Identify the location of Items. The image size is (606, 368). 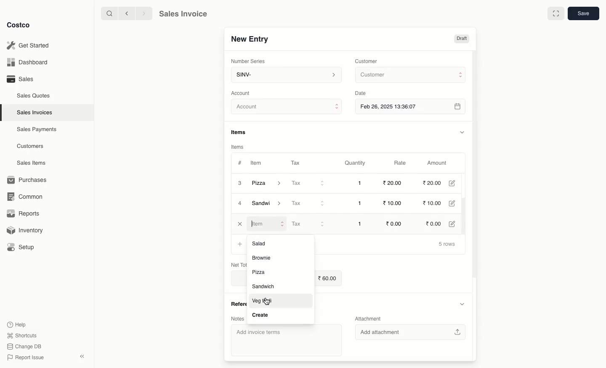
(238, 147).